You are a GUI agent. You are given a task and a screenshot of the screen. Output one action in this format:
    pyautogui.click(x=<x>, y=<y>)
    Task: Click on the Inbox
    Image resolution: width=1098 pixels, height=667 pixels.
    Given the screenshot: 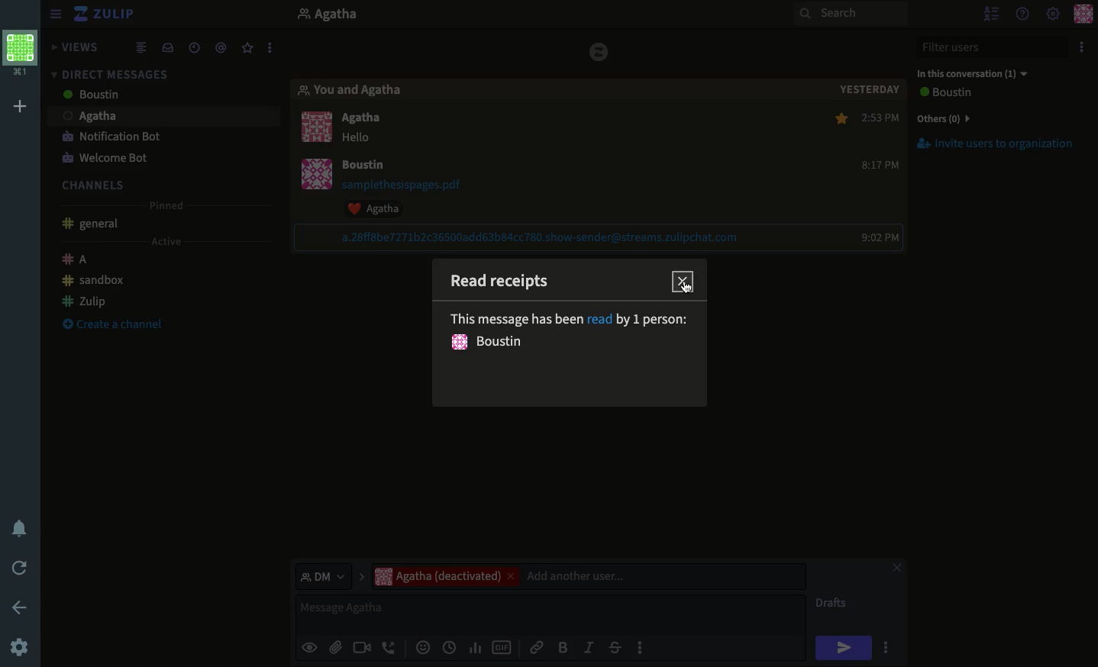 What is the action you would take?
    pyautogui.click(x=159, y=71)
    